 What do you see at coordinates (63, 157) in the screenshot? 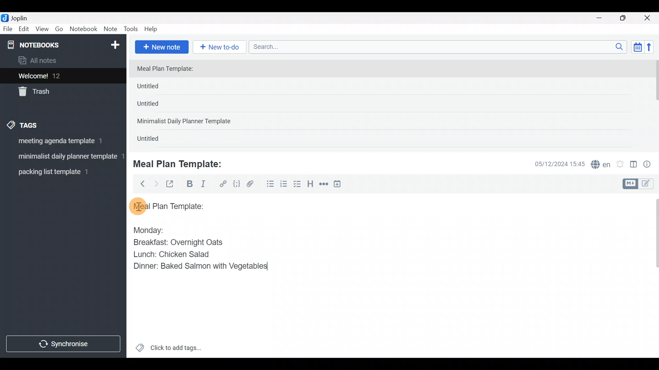
I see `Tag 2` at bounding box center [63, 157].